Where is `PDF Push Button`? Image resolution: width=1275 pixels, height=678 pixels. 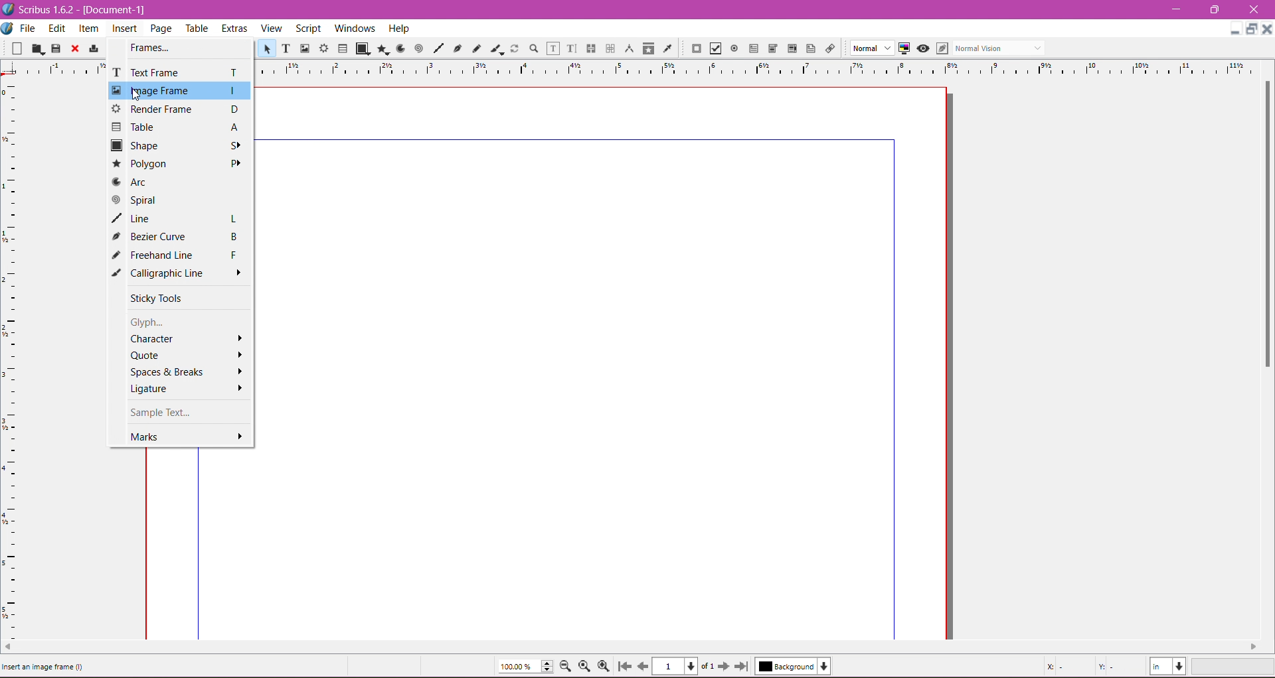
PDF Push Button is located at coordinates (696, 48).